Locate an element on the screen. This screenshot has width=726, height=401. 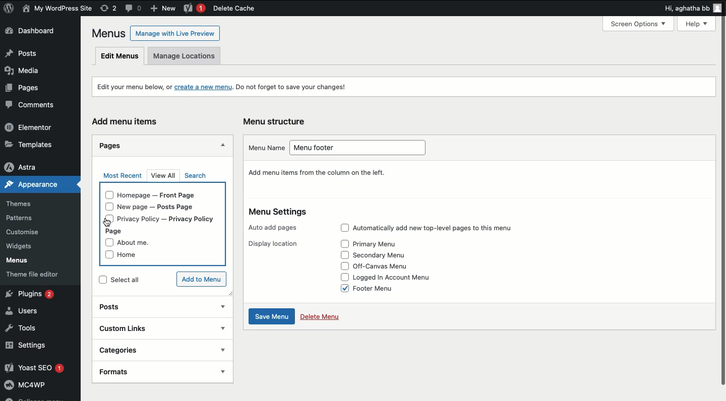
Plugins 2 is located at coordinates (38, 294).